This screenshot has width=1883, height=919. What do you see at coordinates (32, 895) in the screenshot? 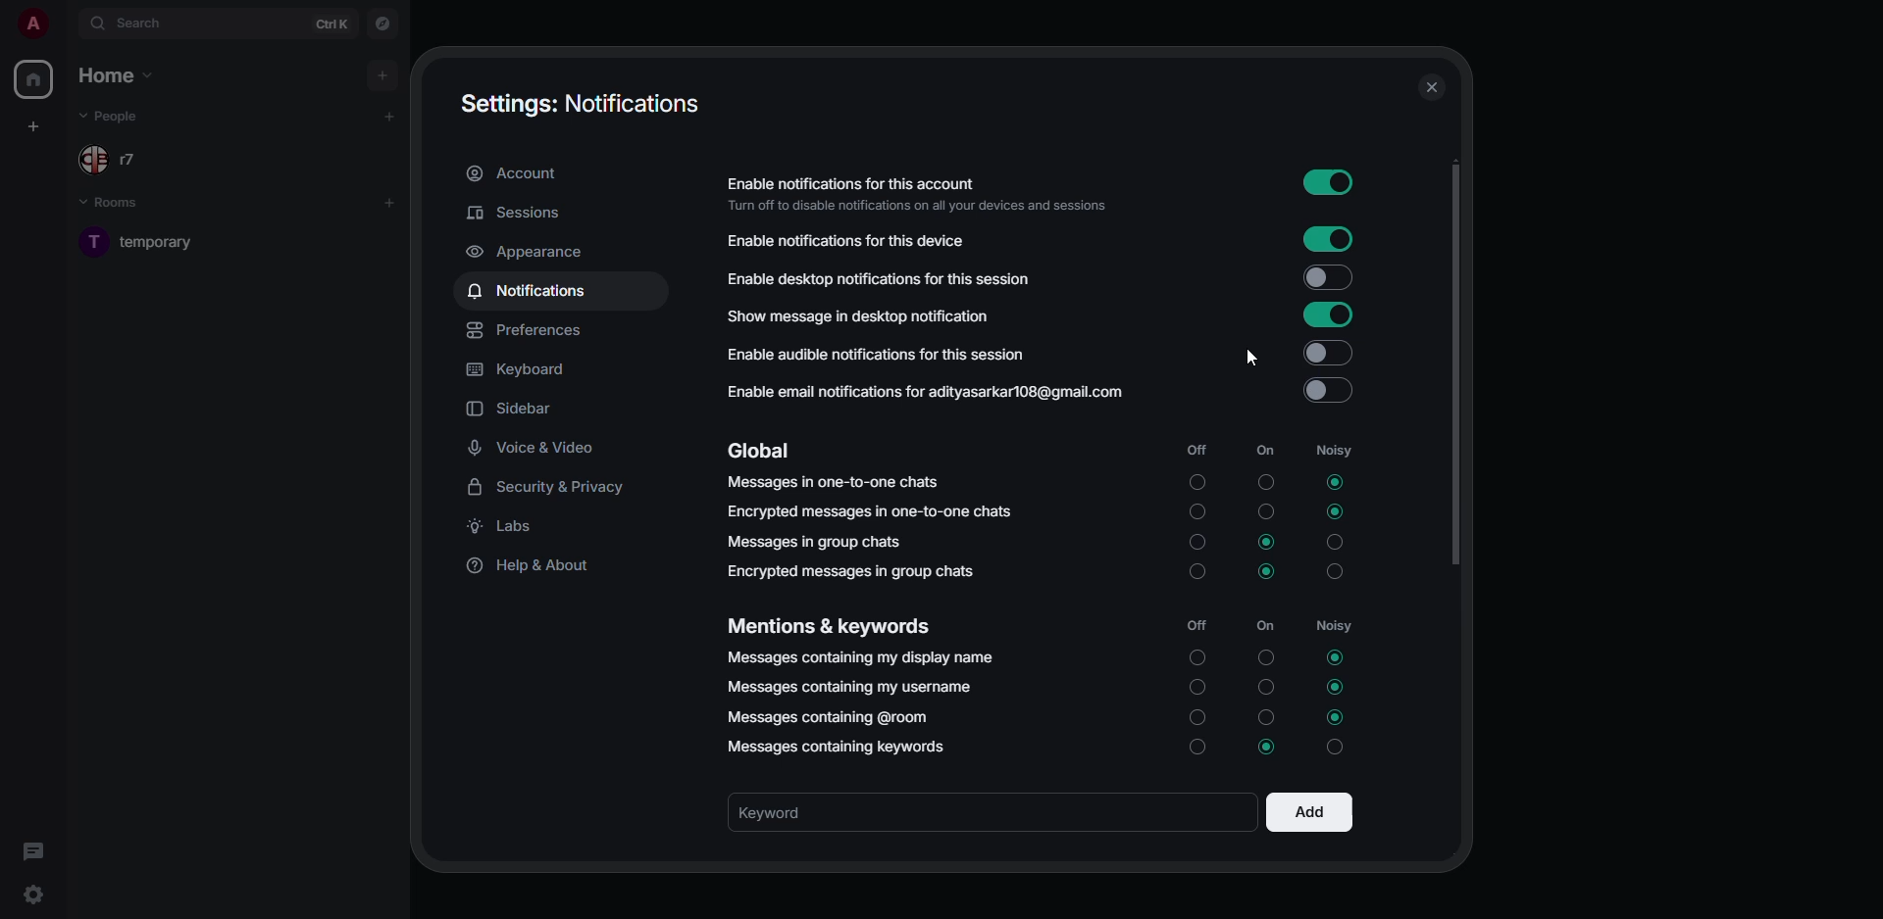
I see `quick settings` at bounding box center [32, 895].